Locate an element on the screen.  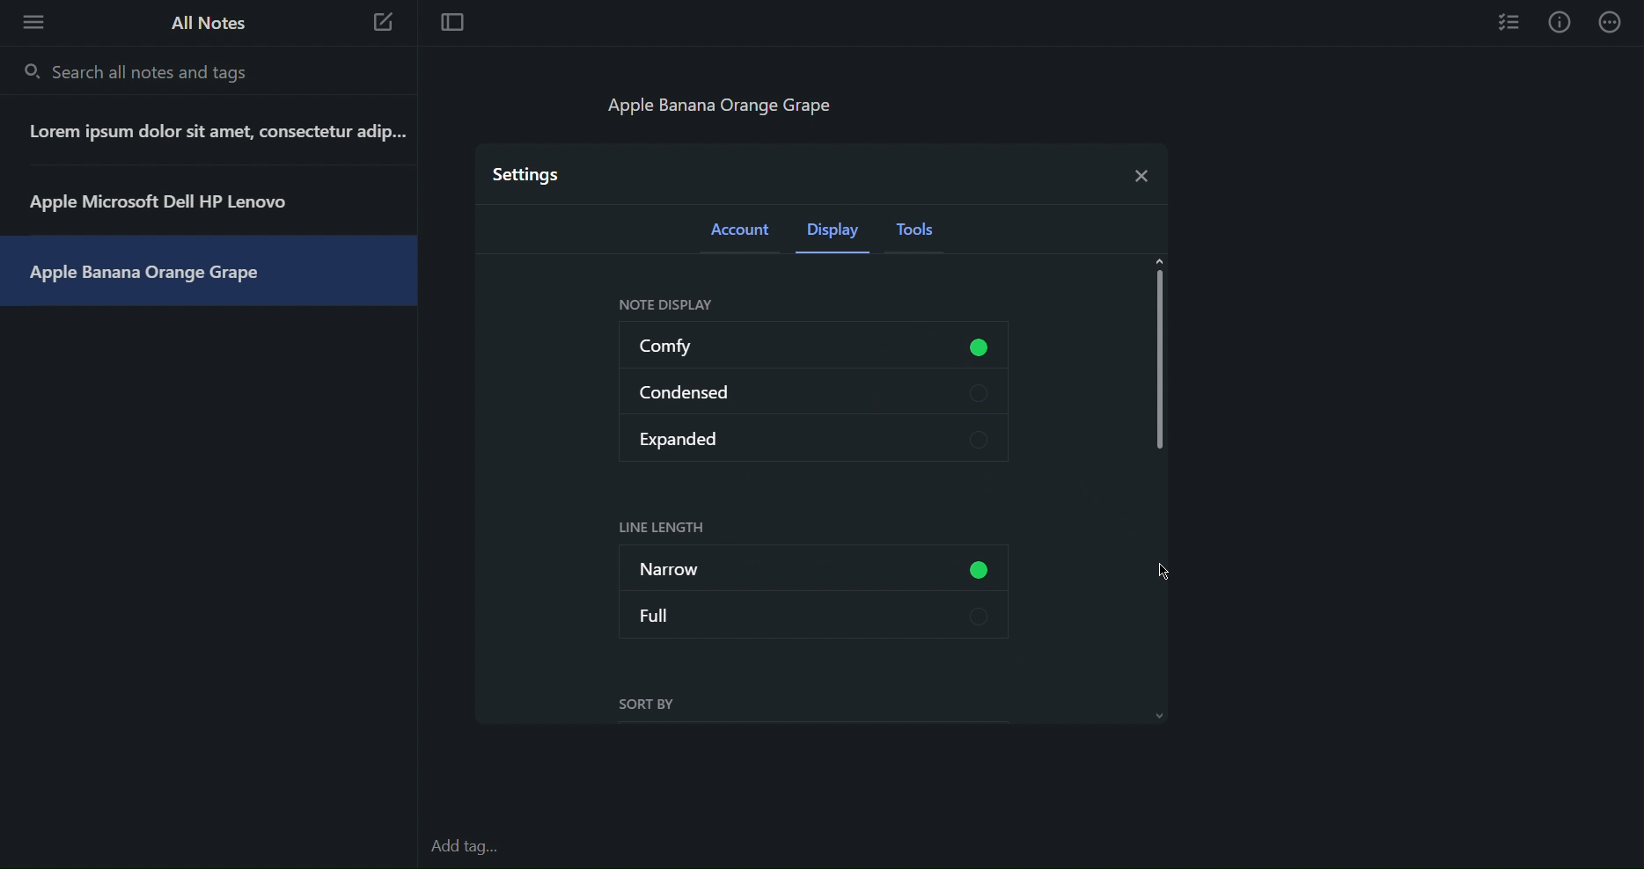
Line Length is located at coordinates (664, 528).